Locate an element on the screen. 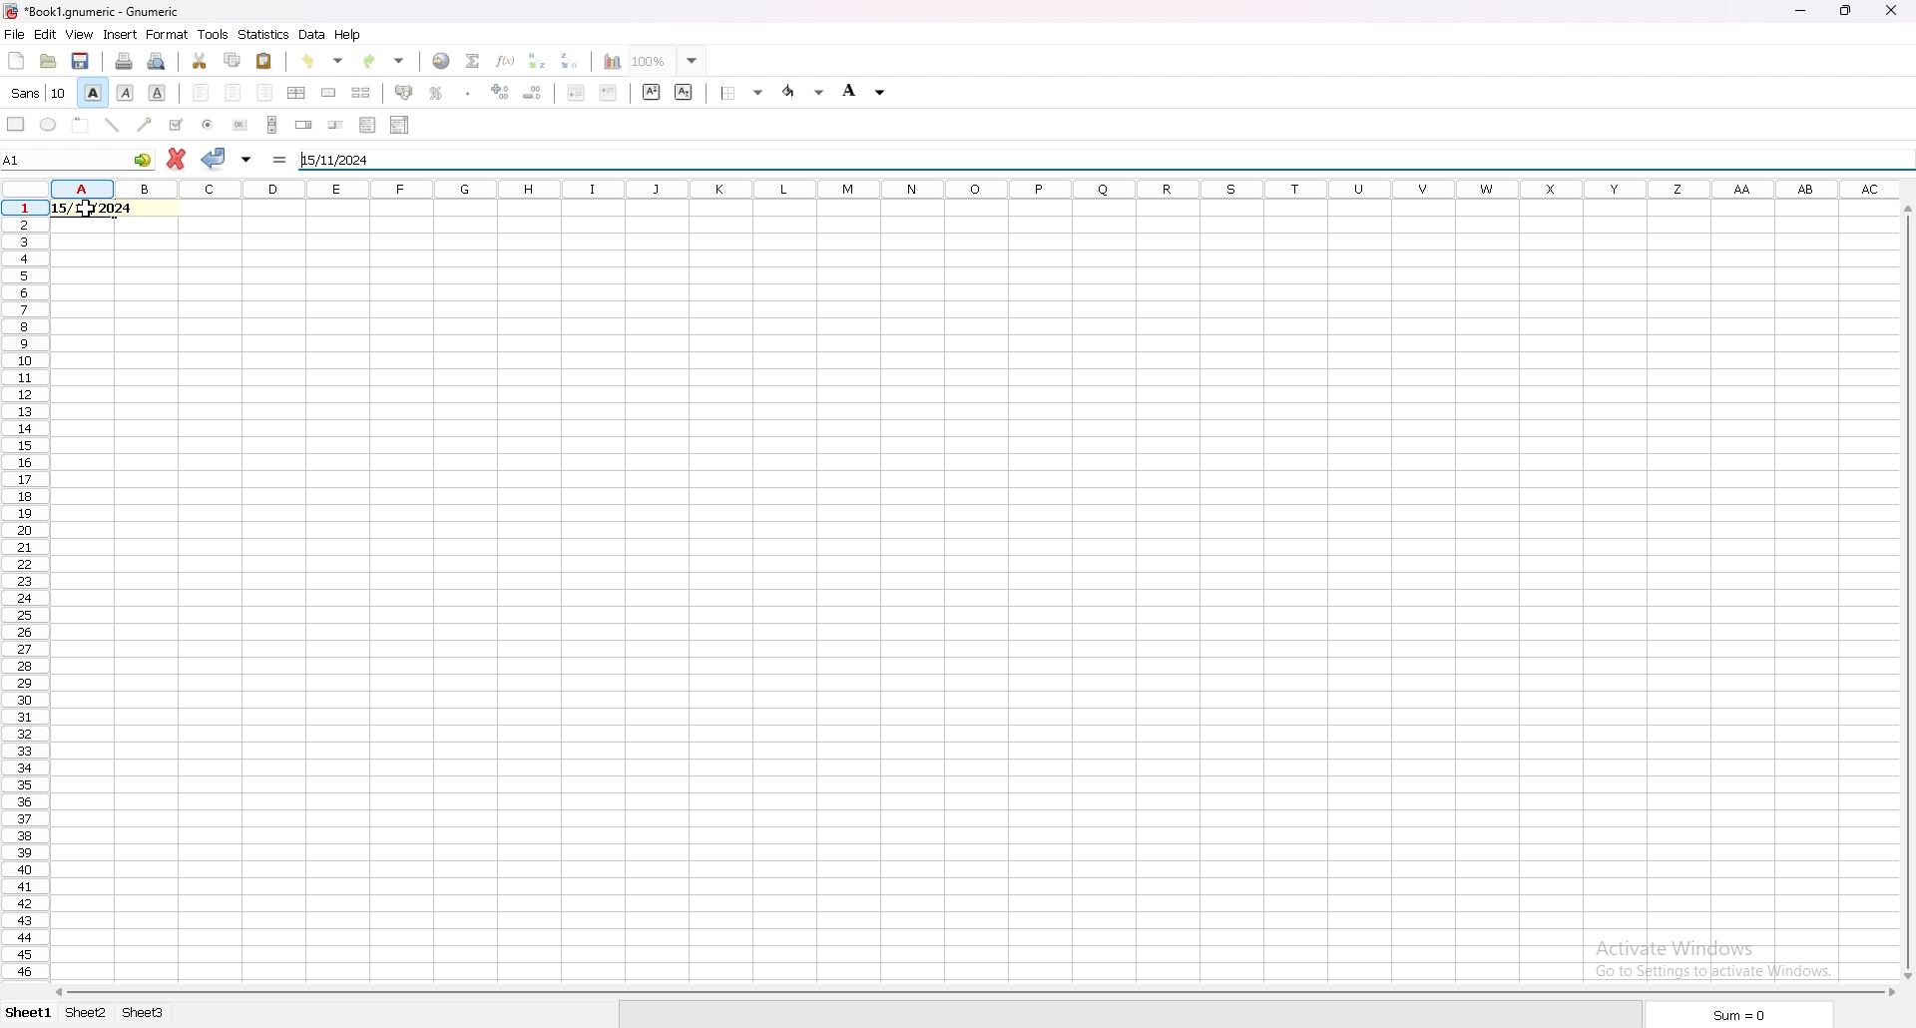  cancel change is located at coordinates (178, 159).